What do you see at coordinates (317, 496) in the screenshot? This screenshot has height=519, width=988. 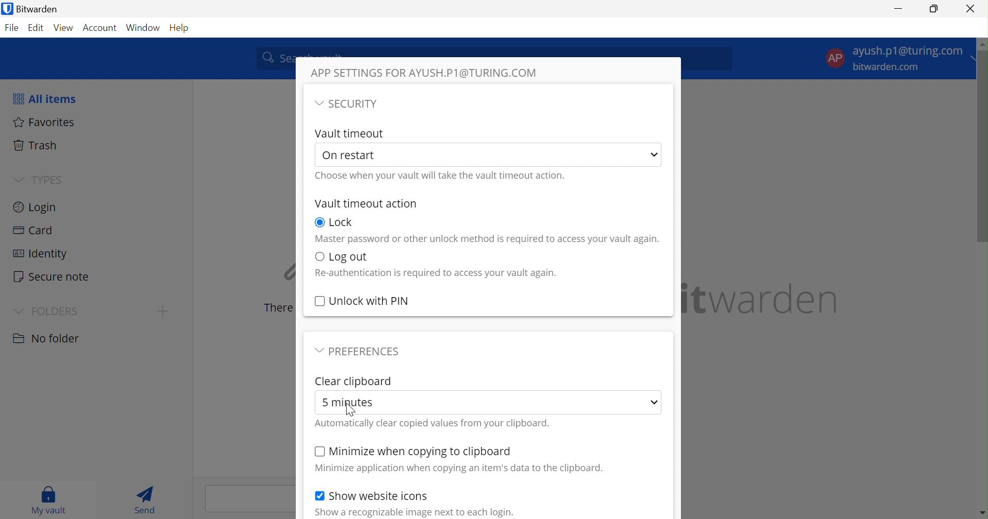 I see `Checkbox` at bounding box center [317, 496].